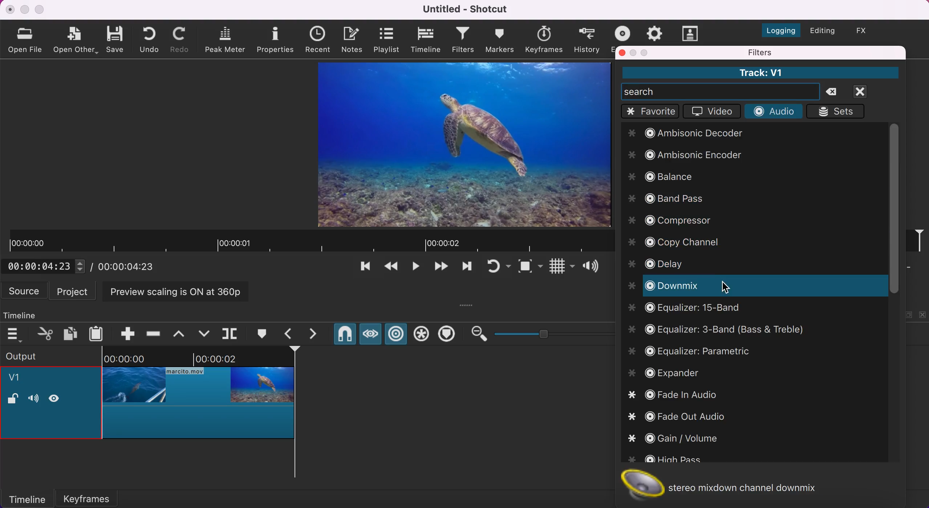 This screenshot has height=508, width=929. What do you see at coordinates (72, 333) in the screenshot?
I see `copy` at bounding box center [72, 333].